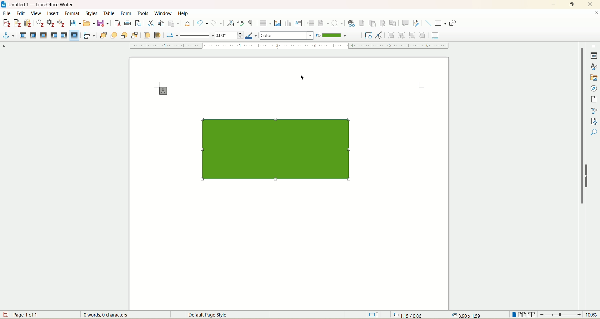 The image size is (600, 319). What do you see at coordinates (373, 23) in the screenshot?
I see `insert endnote` at bounding box center [373, 23].